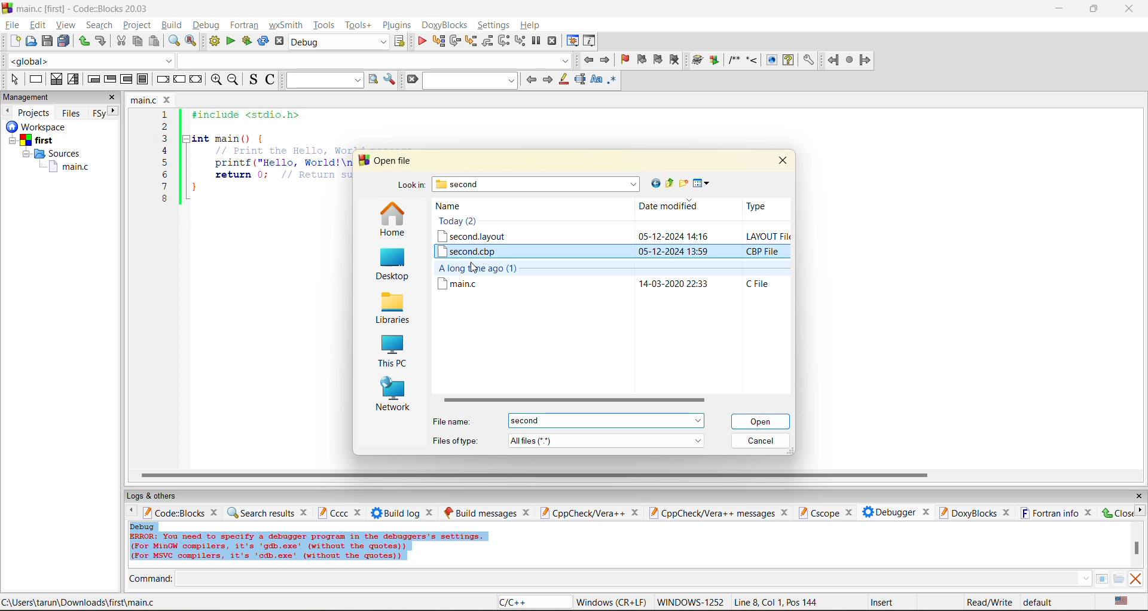 The width and height of the screenshot is (1148, 611). What do you see at coordinates (471, 80) in the screenshot?
I see `search` at bounding box center [471, 80].